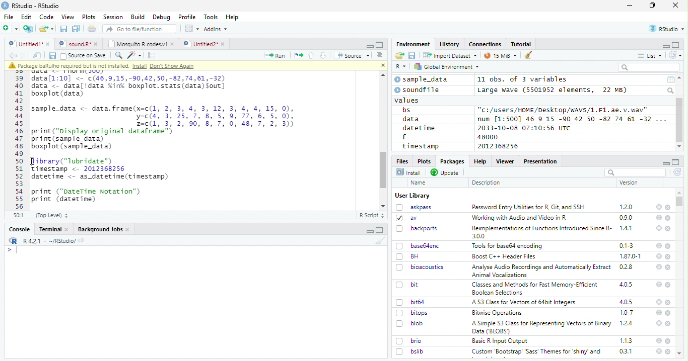 The image size is (688, 361). Describe the element at coordinates (669, 303) in the screenshot. I see `close` at that location.